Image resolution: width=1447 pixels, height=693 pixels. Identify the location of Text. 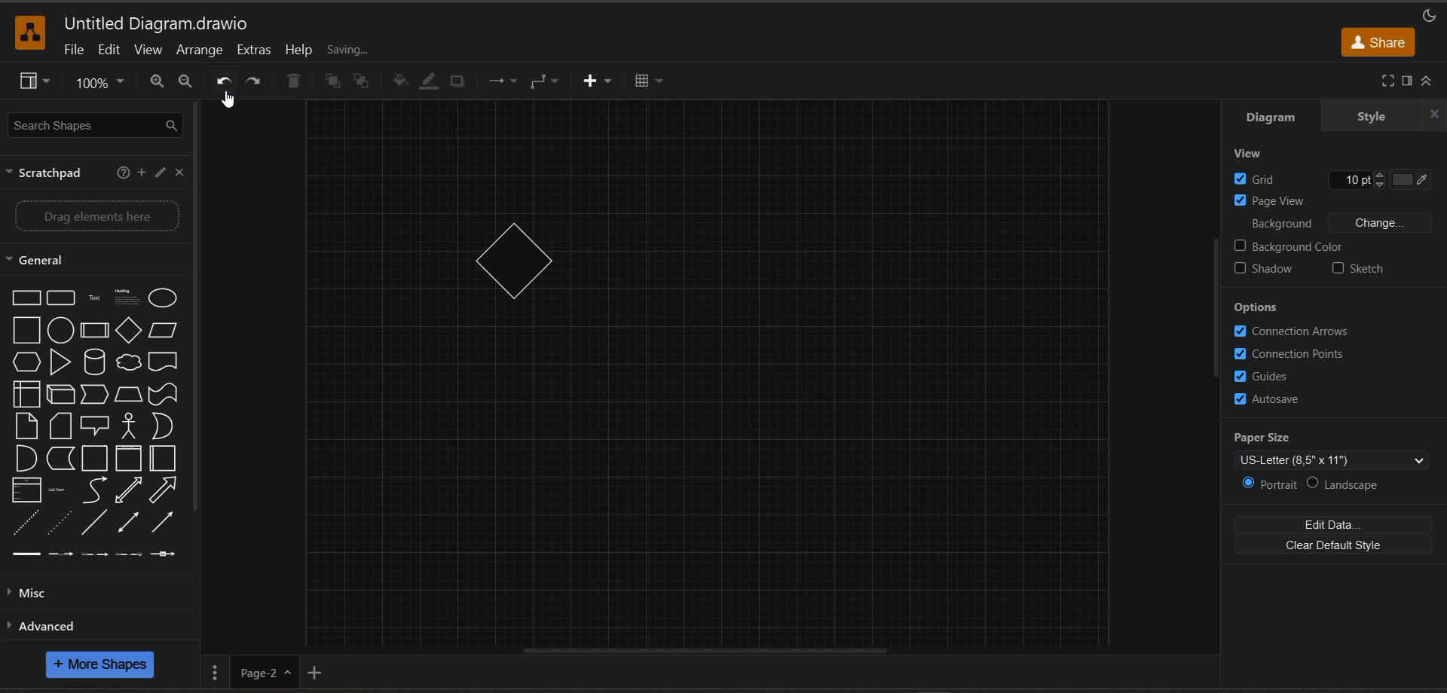
(94, 298).